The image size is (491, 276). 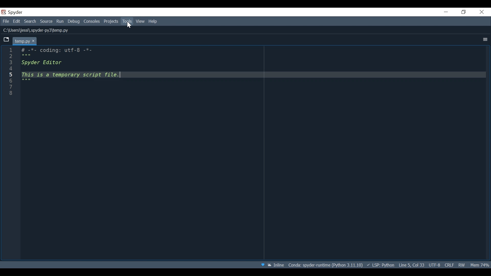 I want to click on View, so click(x=140, y=22).